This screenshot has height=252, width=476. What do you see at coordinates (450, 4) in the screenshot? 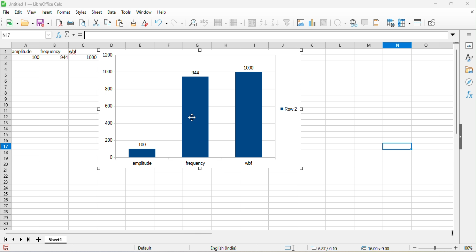
I see `maximize` at bounding box center [450, 4].